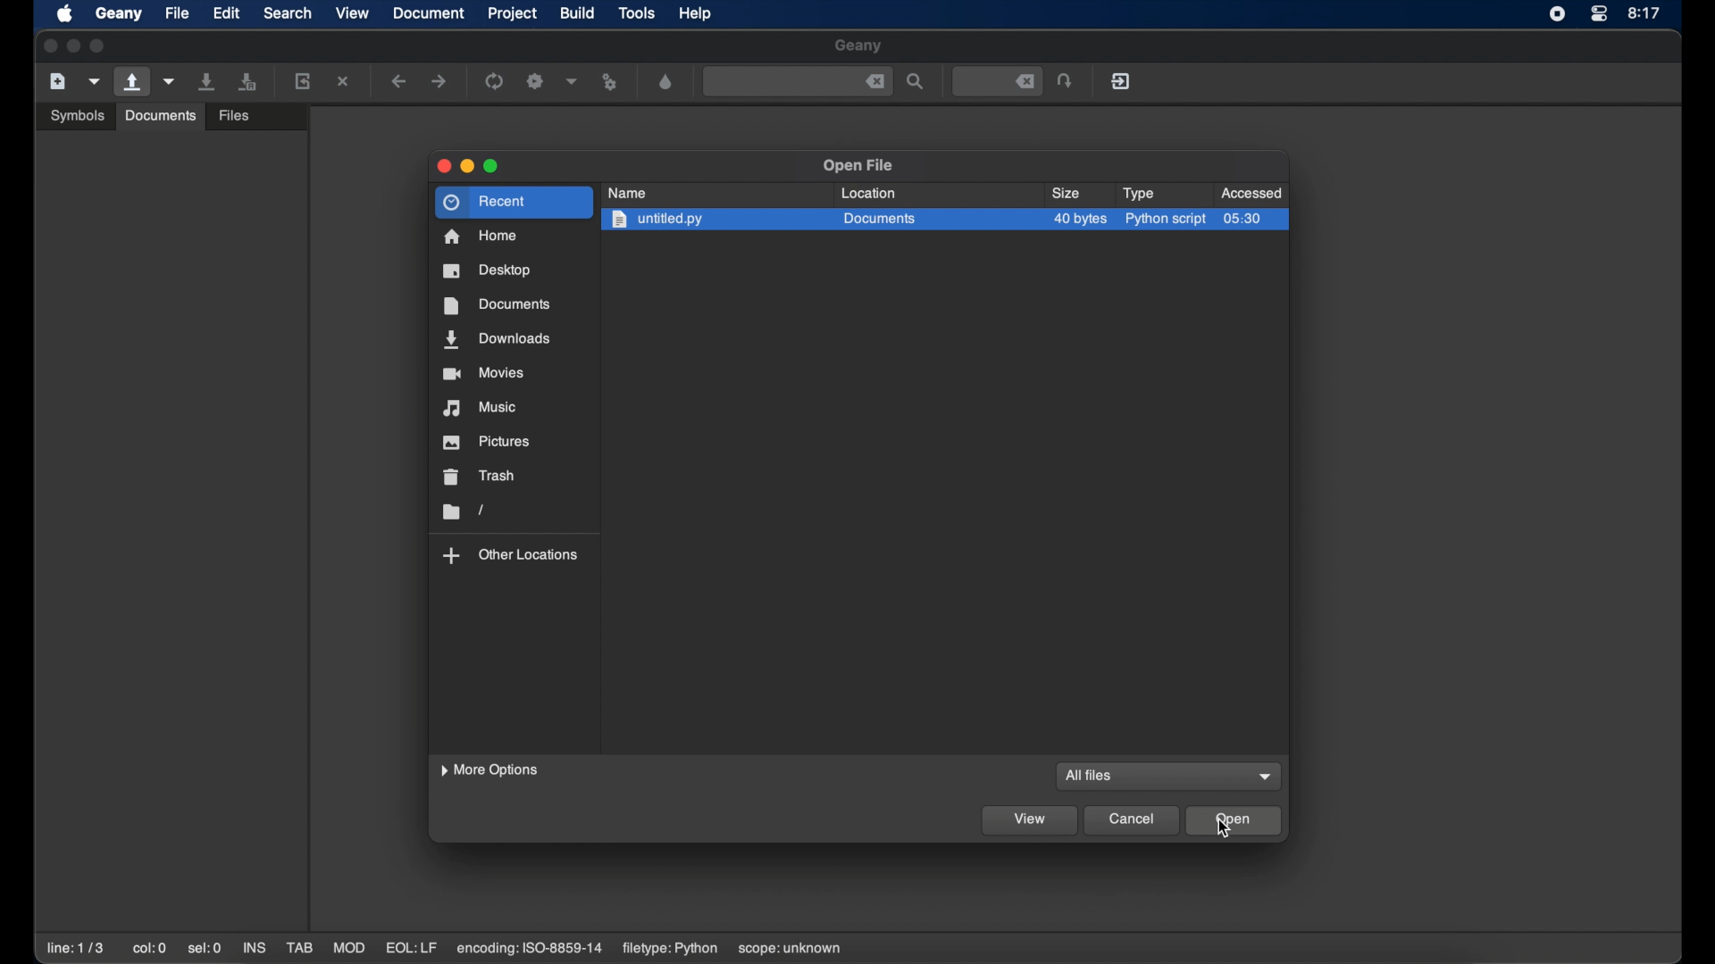  I want to click on file highlighted, so click(947, 222).